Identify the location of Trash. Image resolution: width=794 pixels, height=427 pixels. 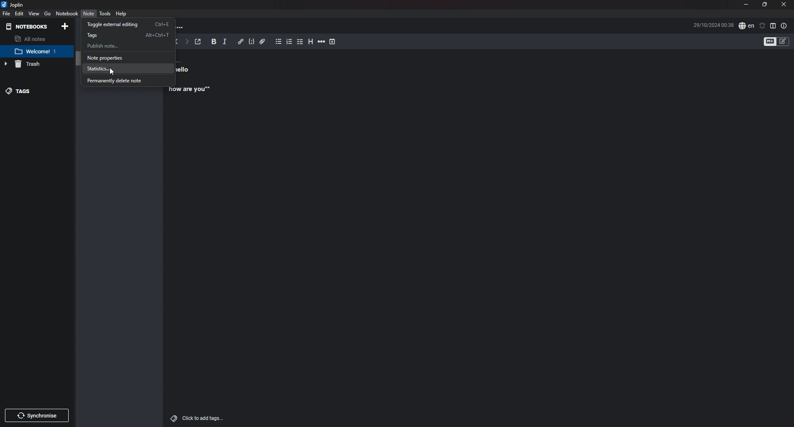
(32, 65).